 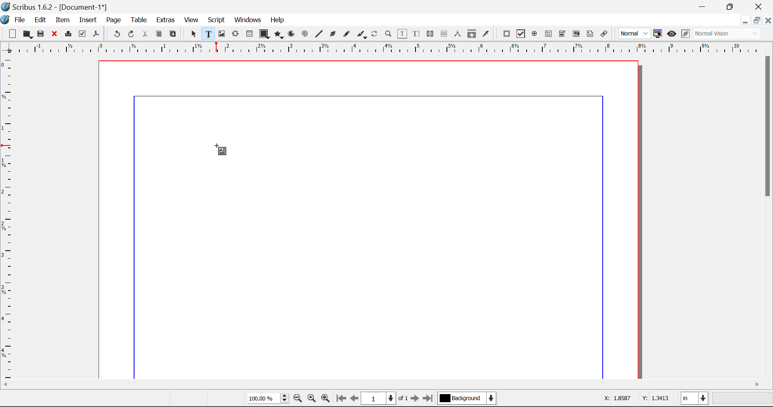 What do you see at coordinates (534, 34) in the screenshot?
I see `Pdf Radio Button` at bounding box center [534, 34].